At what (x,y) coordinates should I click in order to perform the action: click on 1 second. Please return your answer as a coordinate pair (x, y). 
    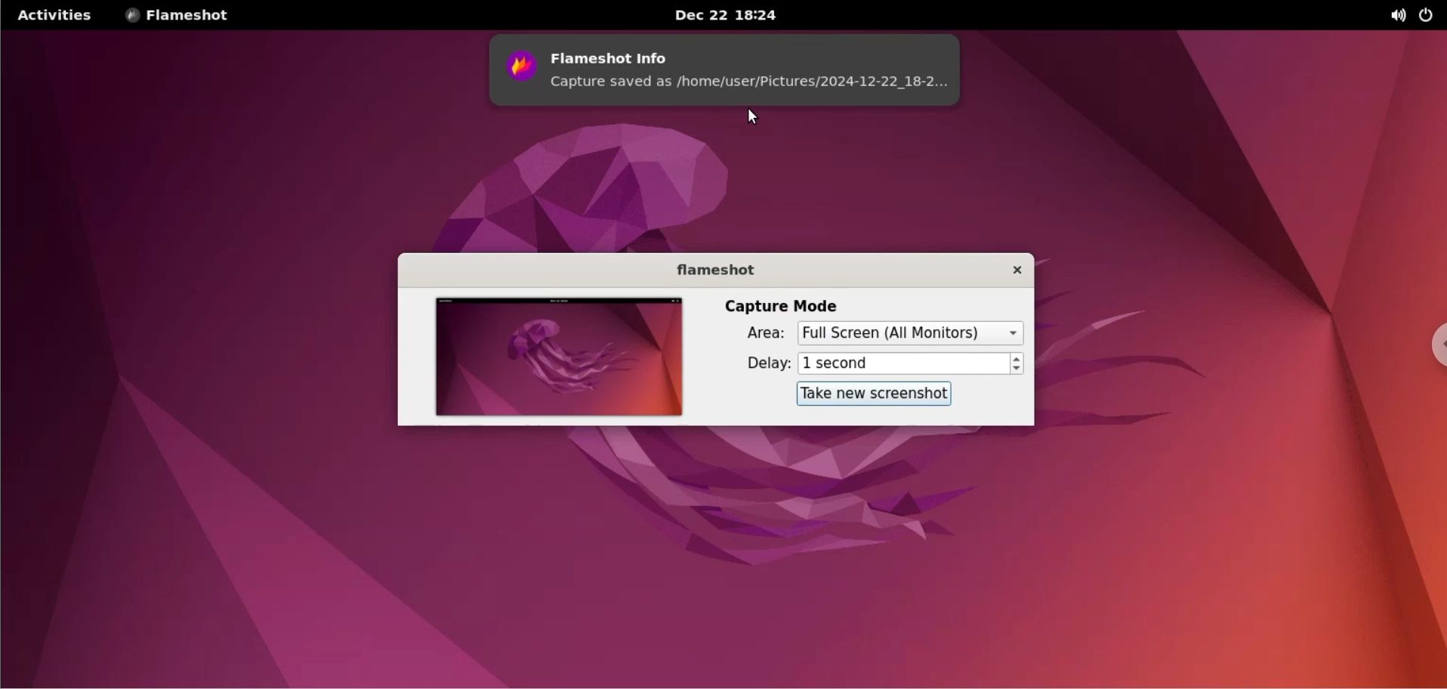
    Looking at the image, I should click on (901, 364).